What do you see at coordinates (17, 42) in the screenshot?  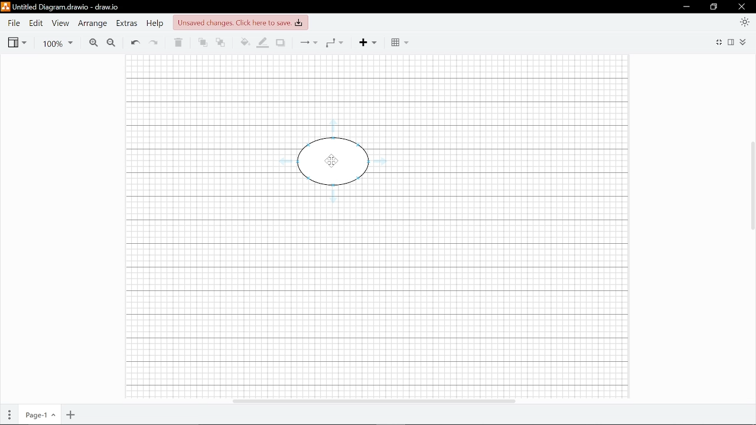 I see `View` at bounding box center [17, 42].